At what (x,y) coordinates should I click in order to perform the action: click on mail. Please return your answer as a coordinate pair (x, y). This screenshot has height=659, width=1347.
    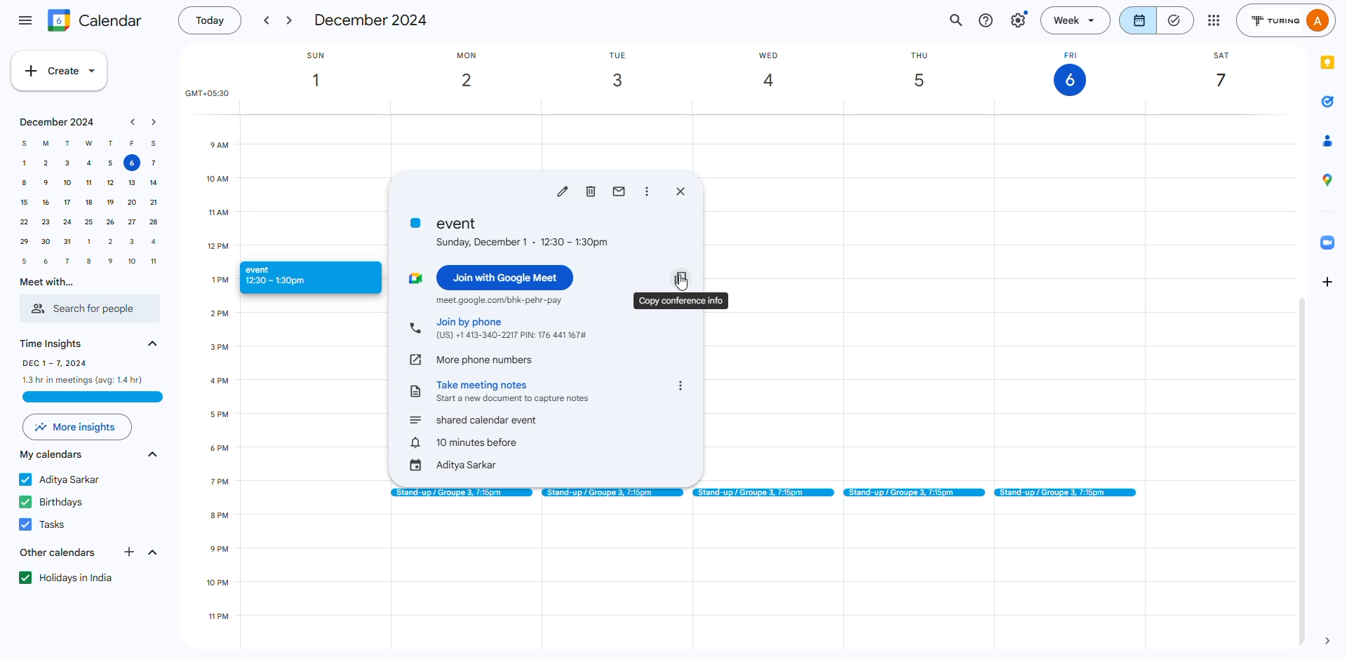
    Looking at the image, I should click on (619, 191).